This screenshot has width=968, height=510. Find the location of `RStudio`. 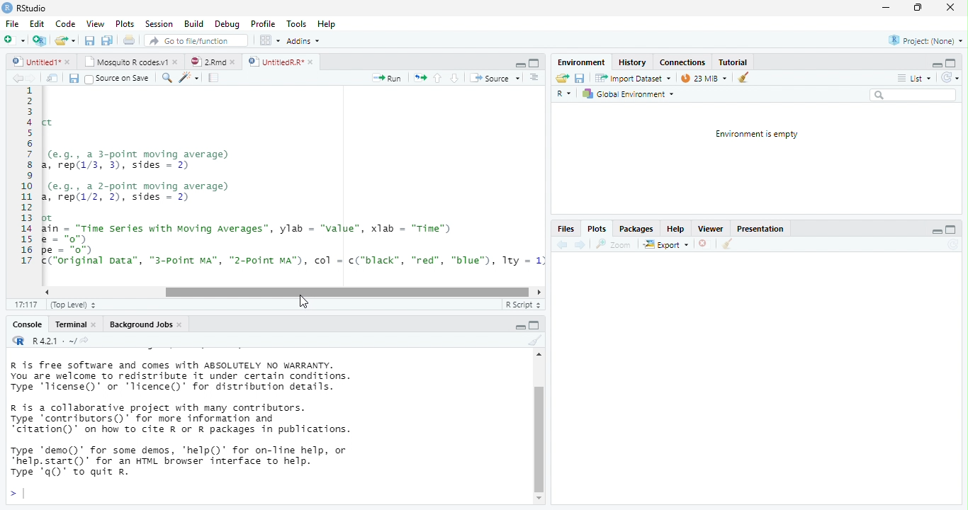

RStudio is located at coordinates (26, 7).